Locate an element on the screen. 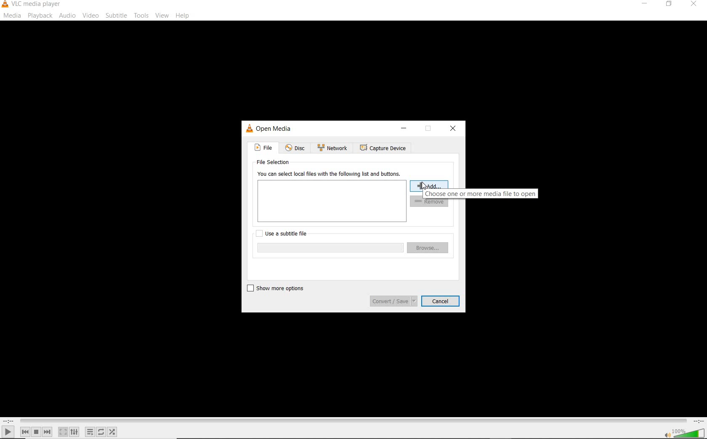  network is located at coordinates (332, 147).